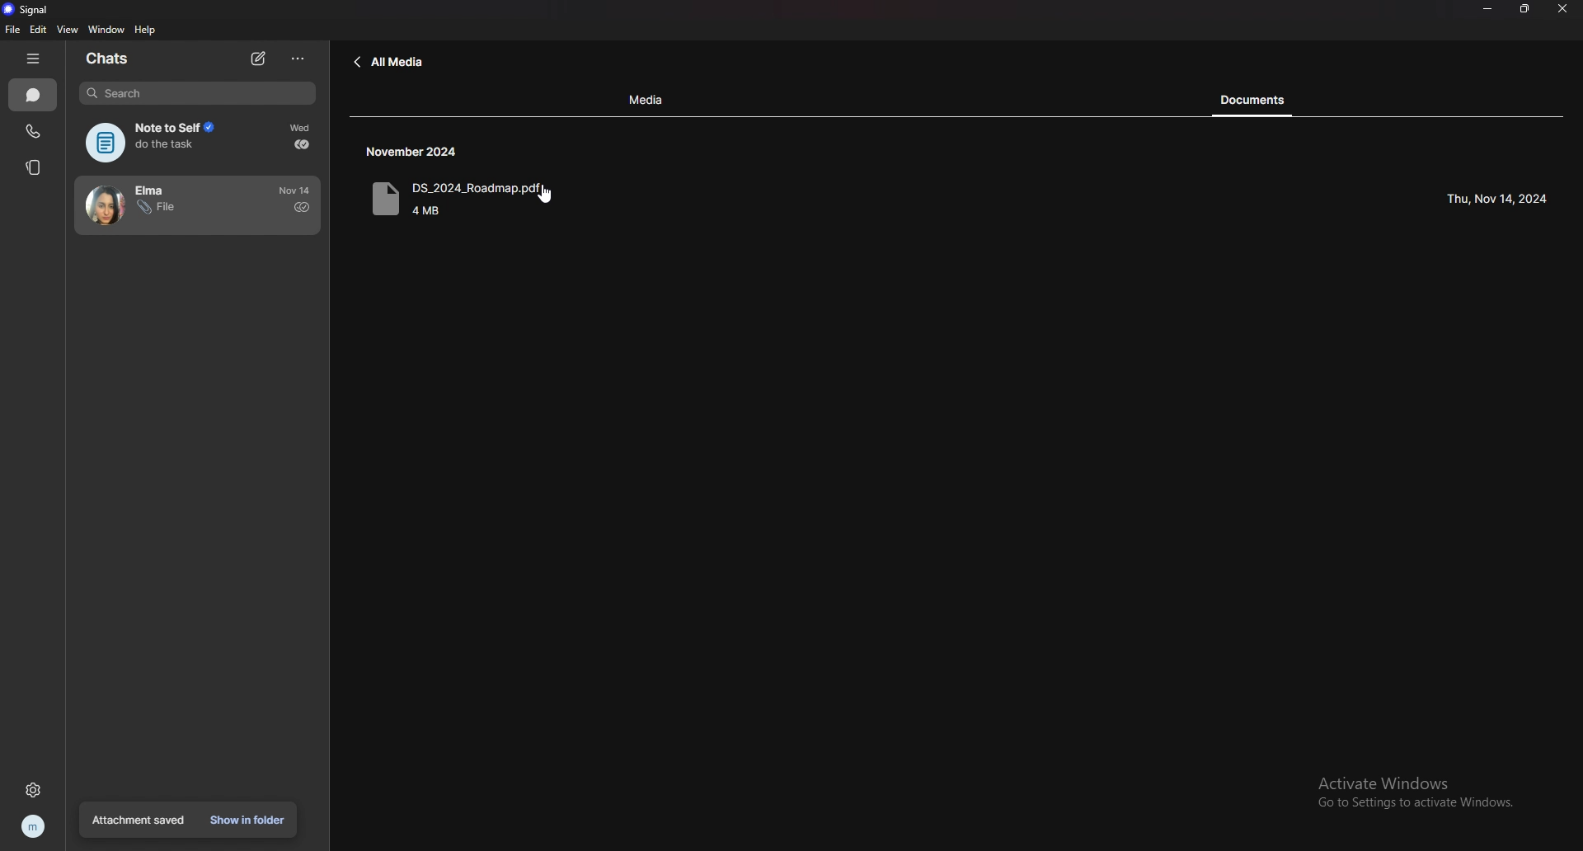 This screenshot has height=851, width=1583. Describe the element at coordinates (110, 59) in the screenshot. I see `chats` at that location.